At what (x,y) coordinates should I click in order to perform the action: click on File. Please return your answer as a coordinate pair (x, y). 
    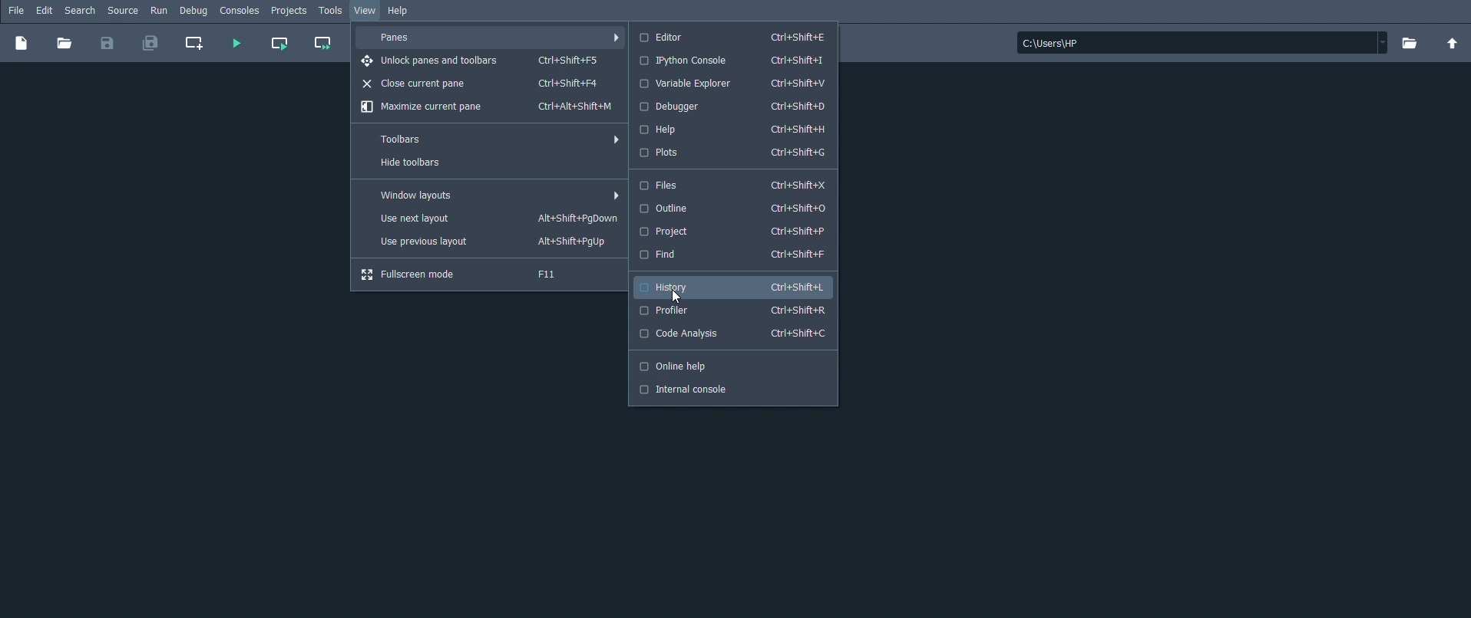
    Looking at the image, I should click on (16, 12).